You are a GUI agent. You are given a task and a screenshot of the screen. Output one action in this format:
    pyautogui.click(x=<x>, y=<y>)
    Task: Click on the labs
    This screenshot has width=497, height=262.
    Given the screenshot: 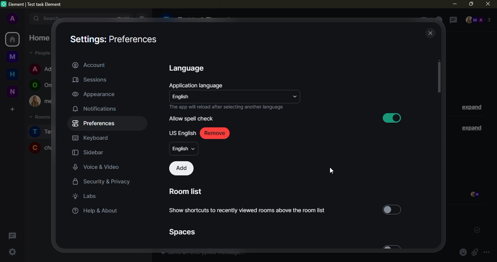 What is the action you would take?
    pyautogui.click(x=84, y=196)
    